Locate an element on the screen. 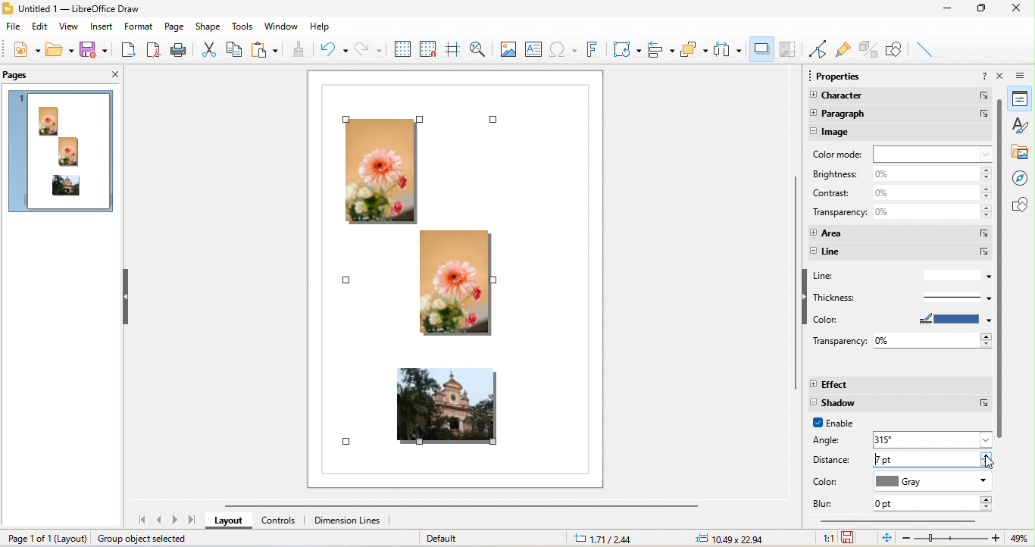  thickness is located at coordinates (898, 297).